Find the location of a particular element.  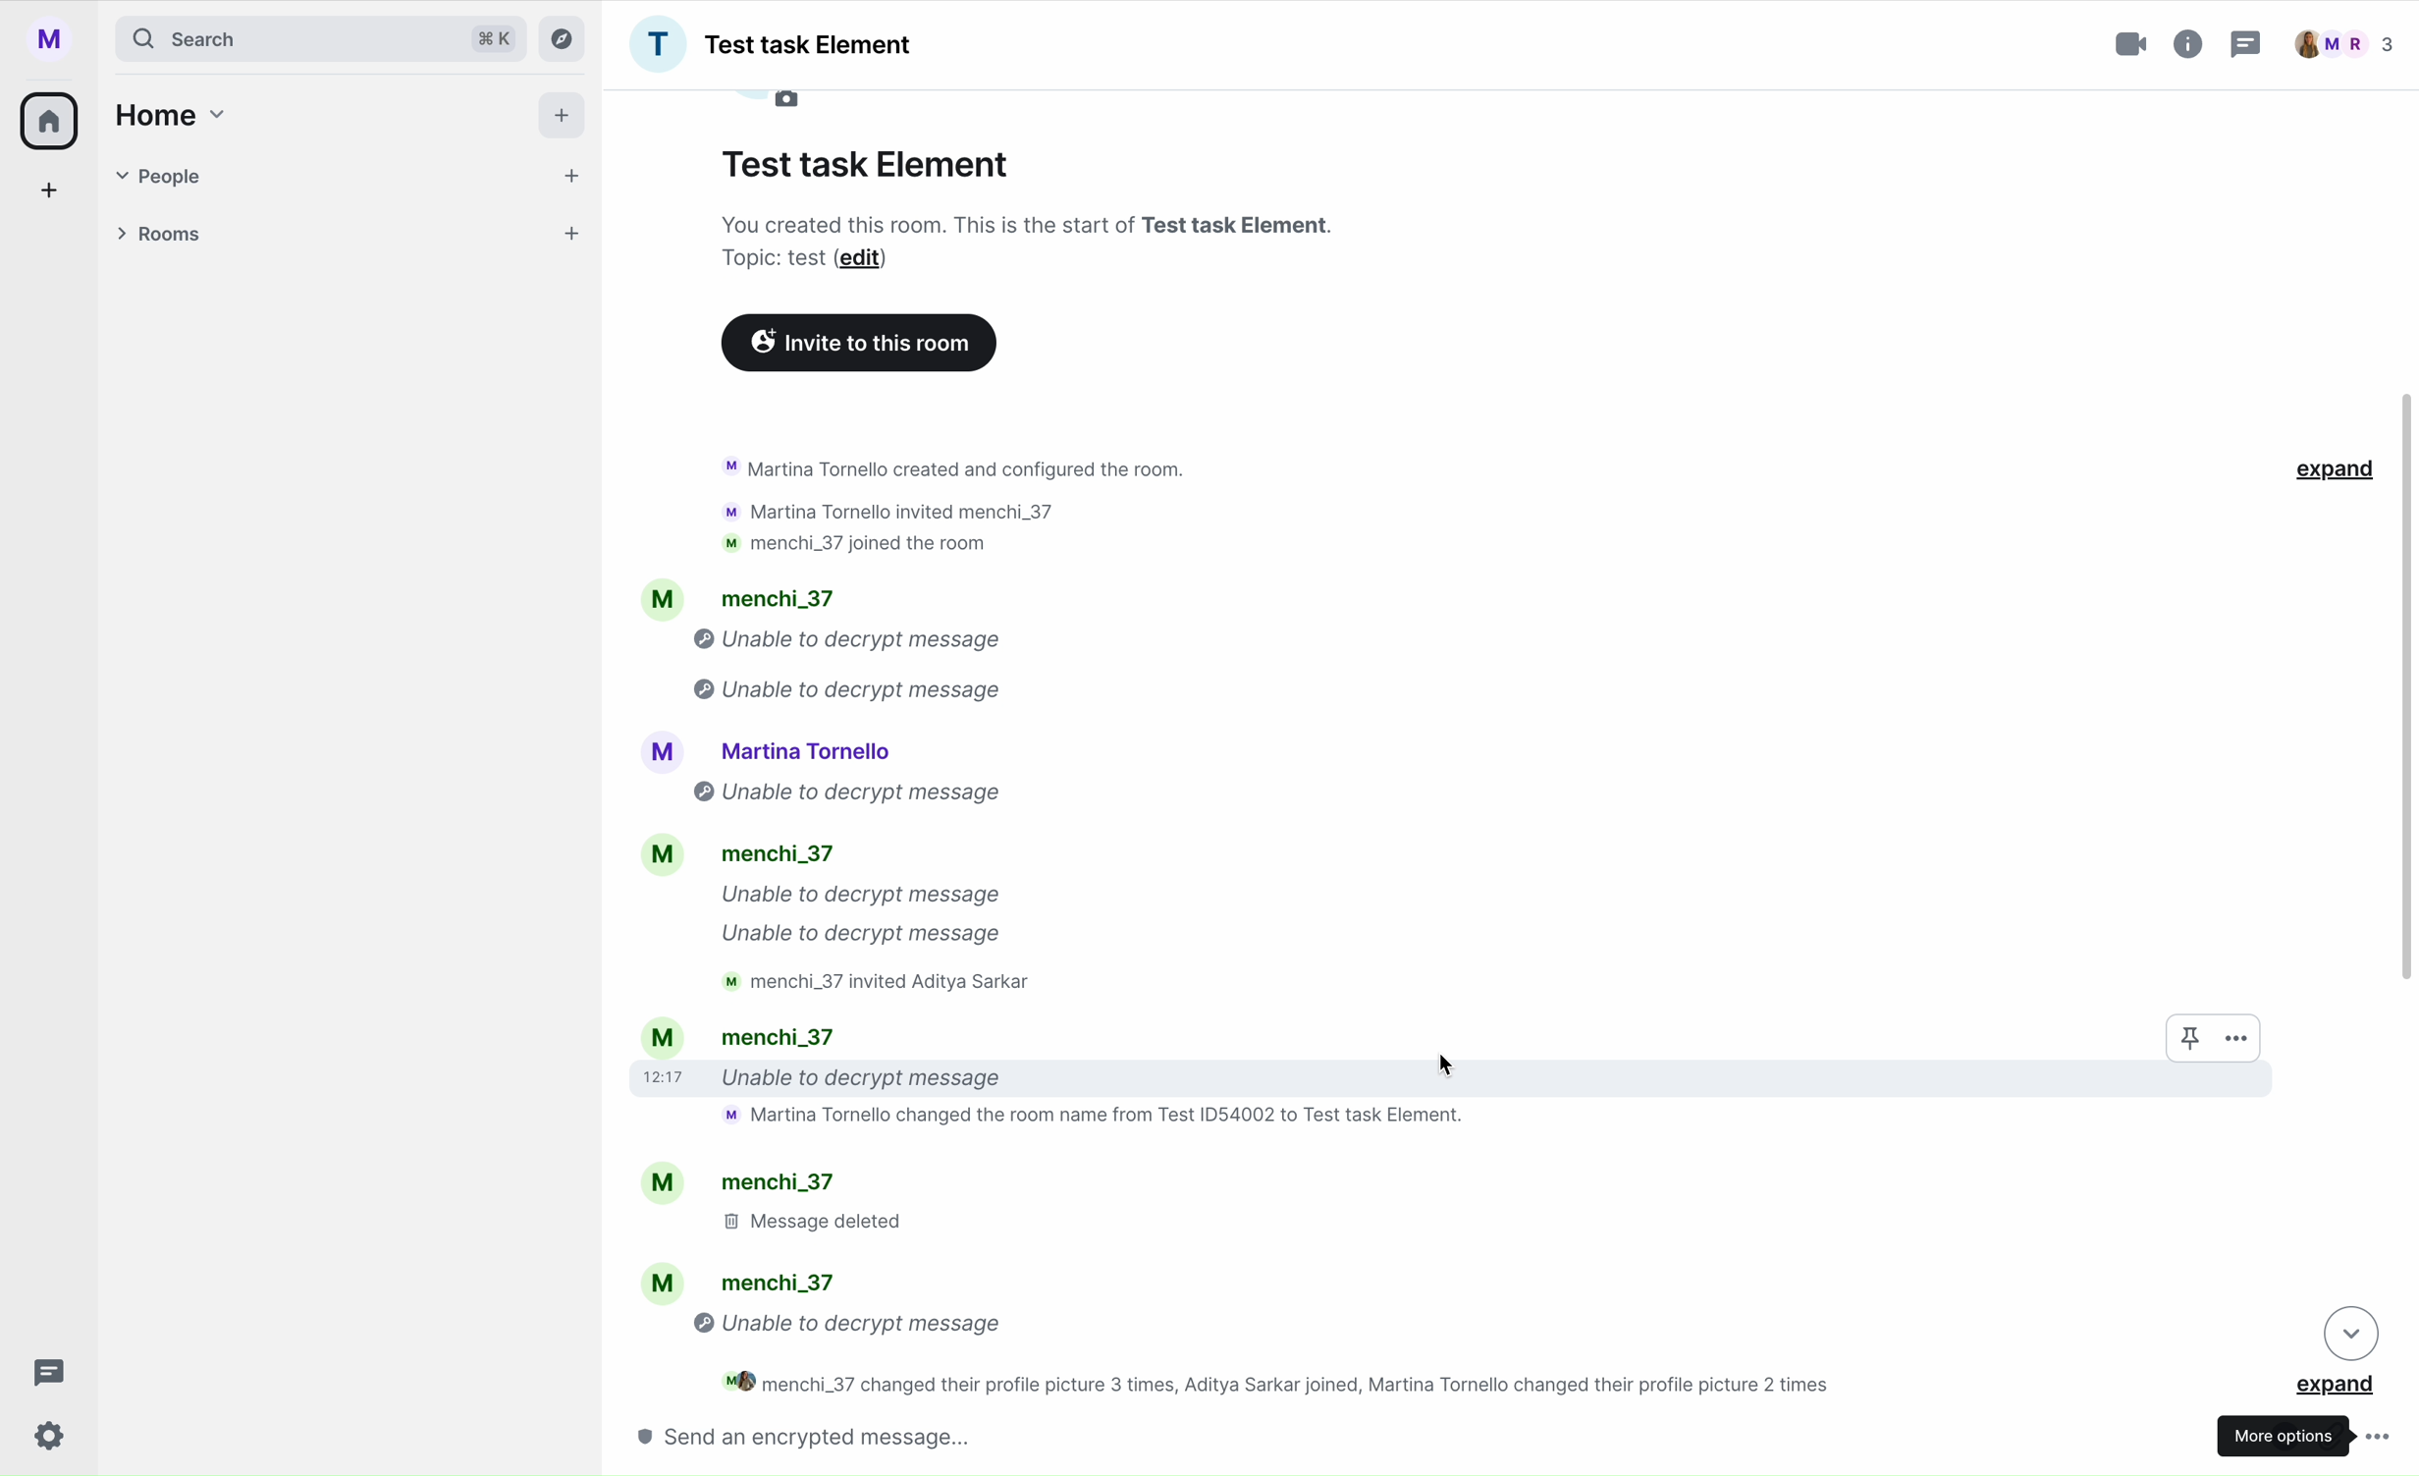

home is located at coordinates (51, 119).